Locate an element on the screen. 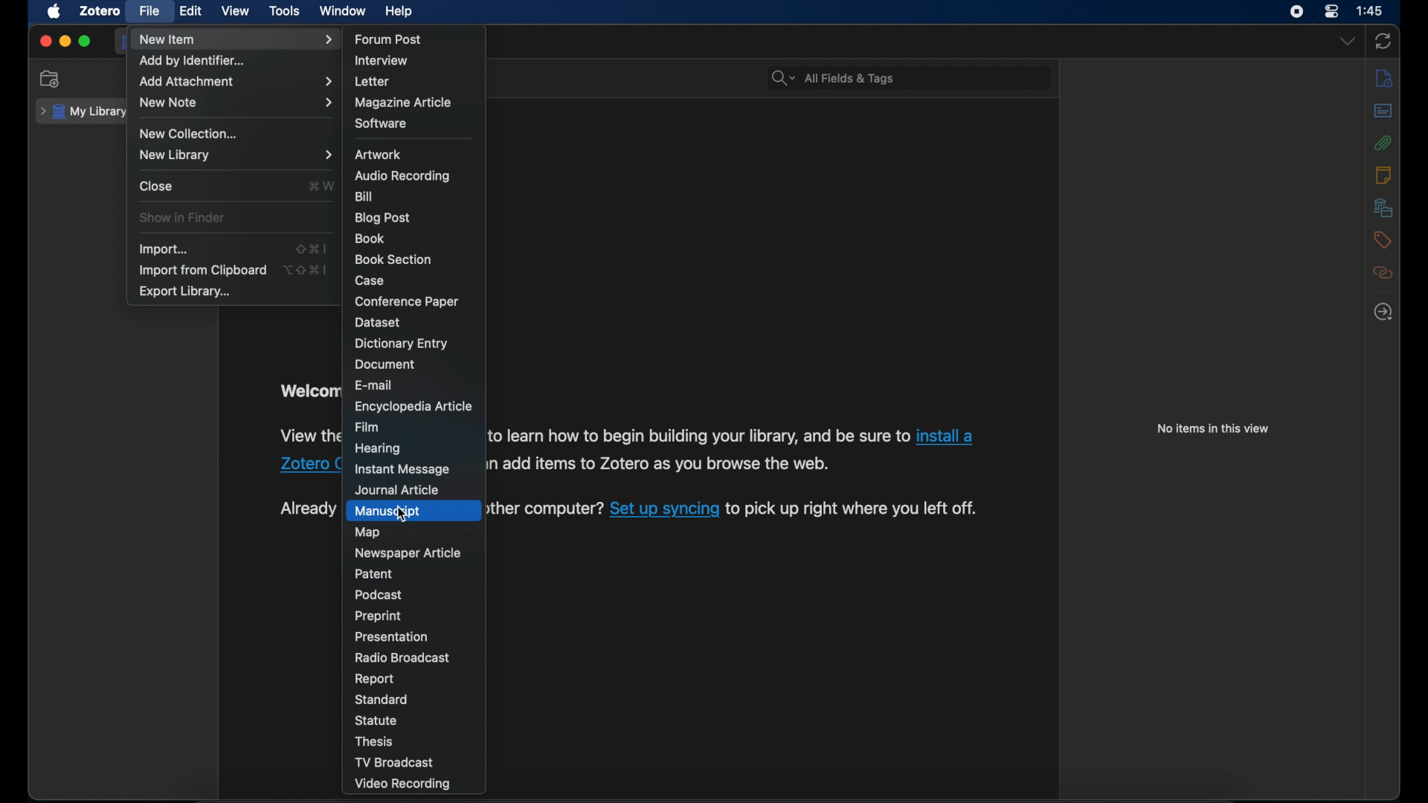 This screenshot has height=803, width=1428. my library is located at coordinates (84, 112).